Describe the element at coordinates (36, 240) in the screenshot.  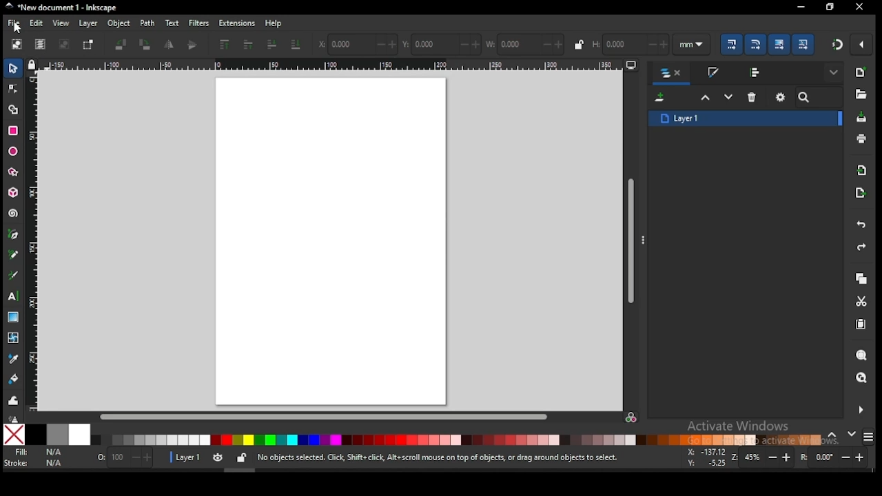
I see `vertical ruler` at that location.